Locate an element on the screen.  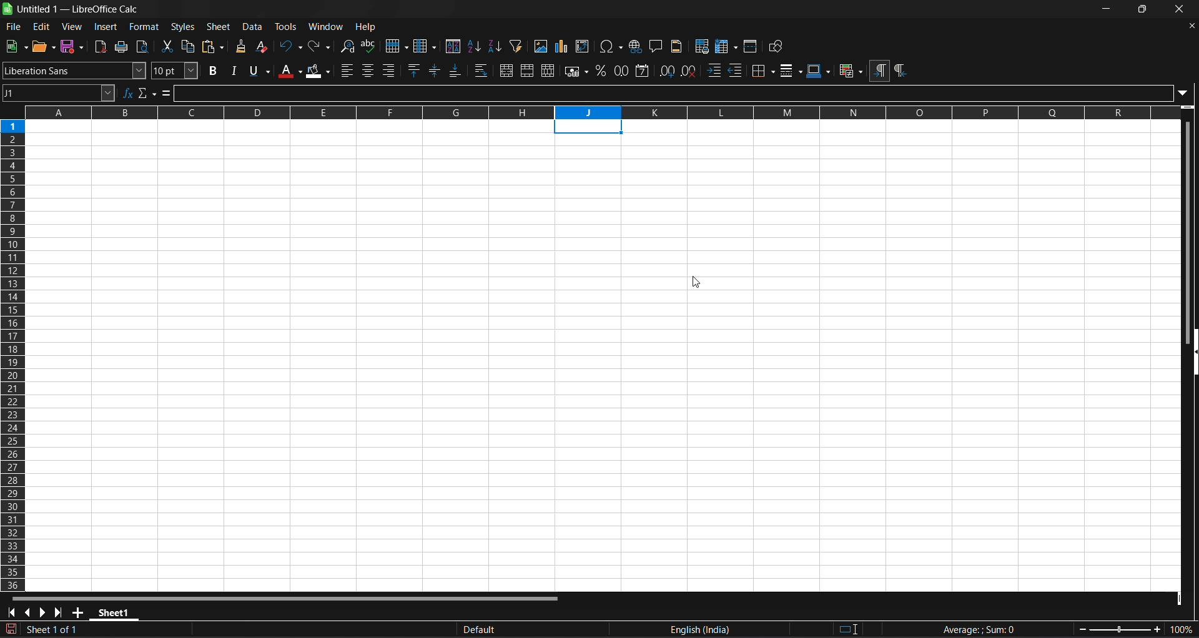
clone formatting is located at coordinates (243, 46).